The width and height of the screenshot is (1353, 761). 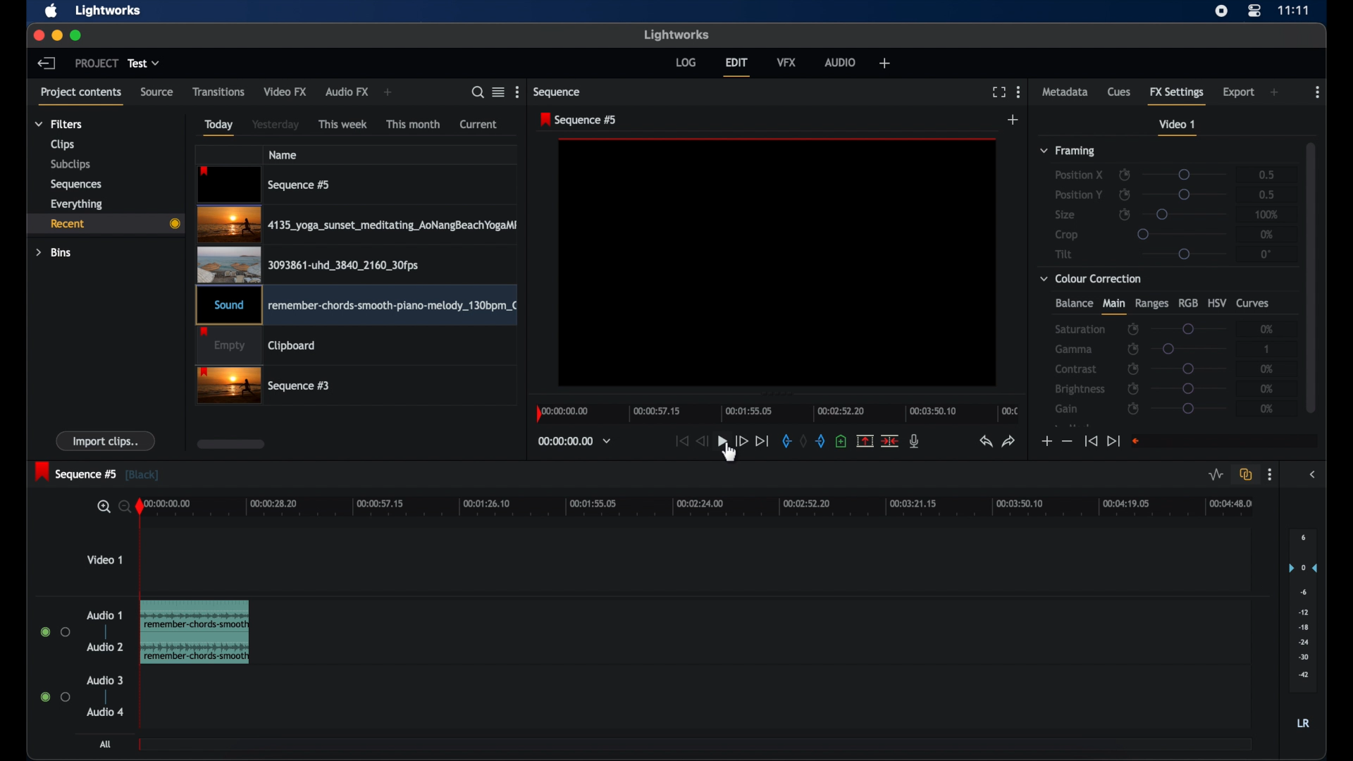 What do you see at coordinates (1079, 175) in the screenshot?
I see `position x` at bounding box center [1079, 175].